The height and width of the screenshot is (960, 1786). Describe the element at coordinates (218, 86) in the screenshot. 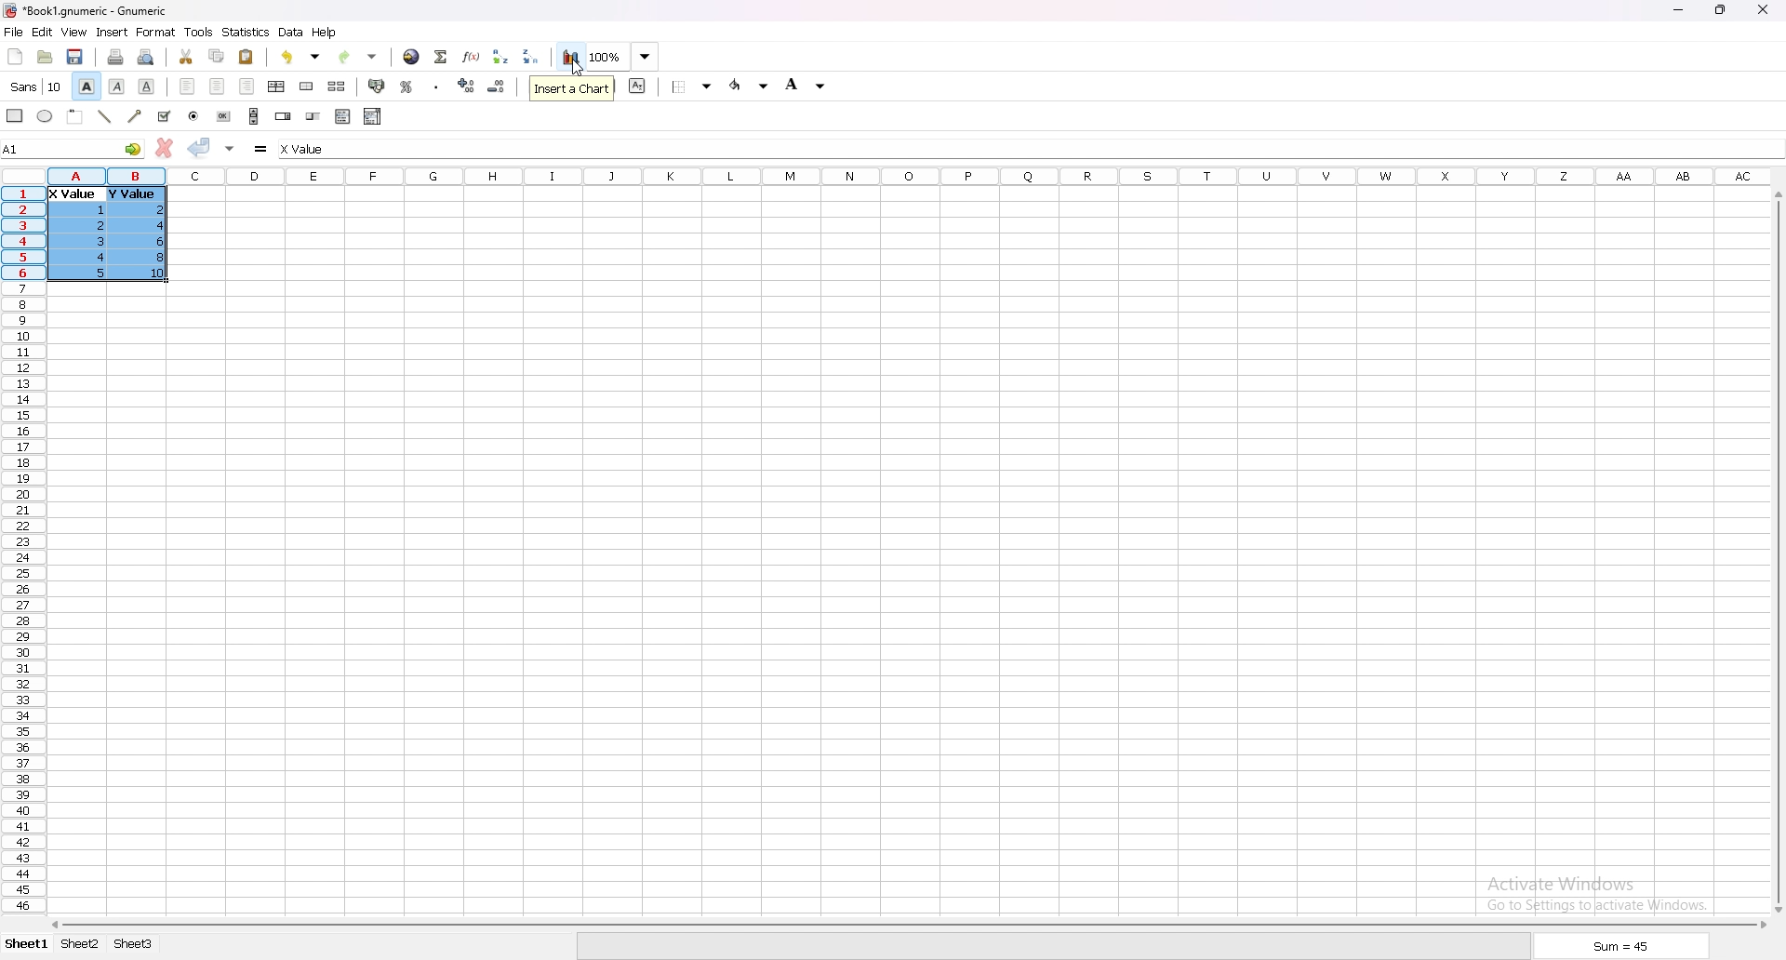

I see `centre` at that location.